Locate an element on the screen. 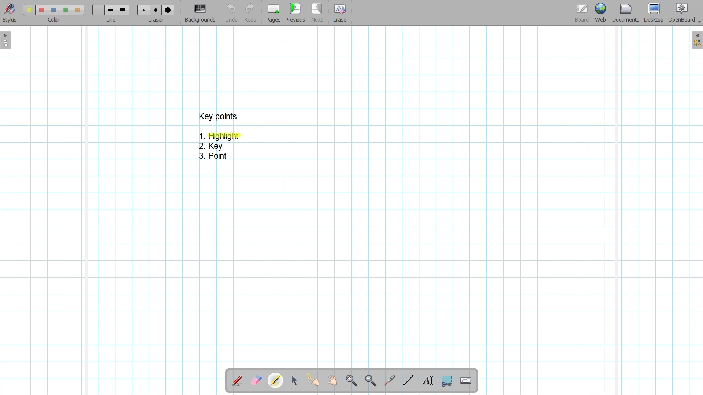 The image size is (703, 395). color3 is located at coordinates (54, 10).